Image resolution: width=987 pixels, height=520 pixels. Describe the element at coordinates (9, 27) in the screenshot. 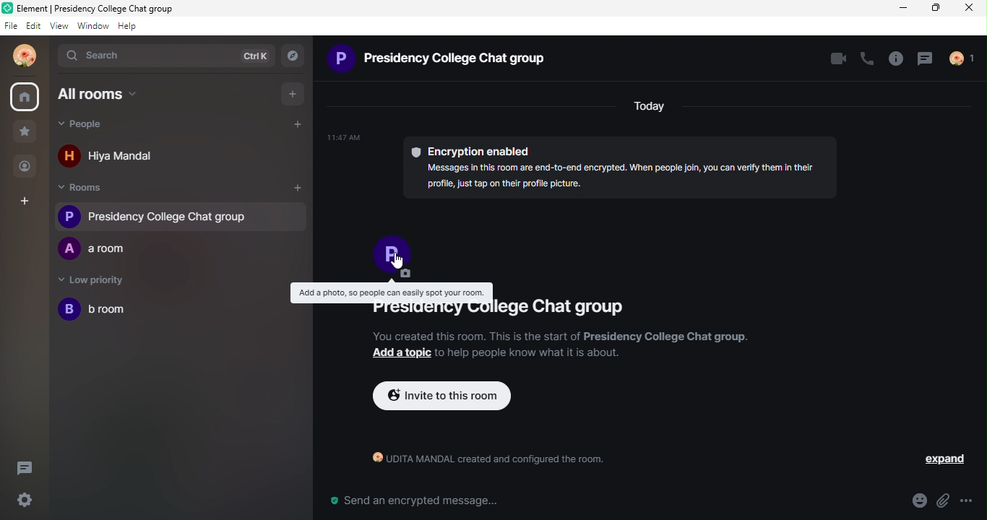

I see `file` at that location.